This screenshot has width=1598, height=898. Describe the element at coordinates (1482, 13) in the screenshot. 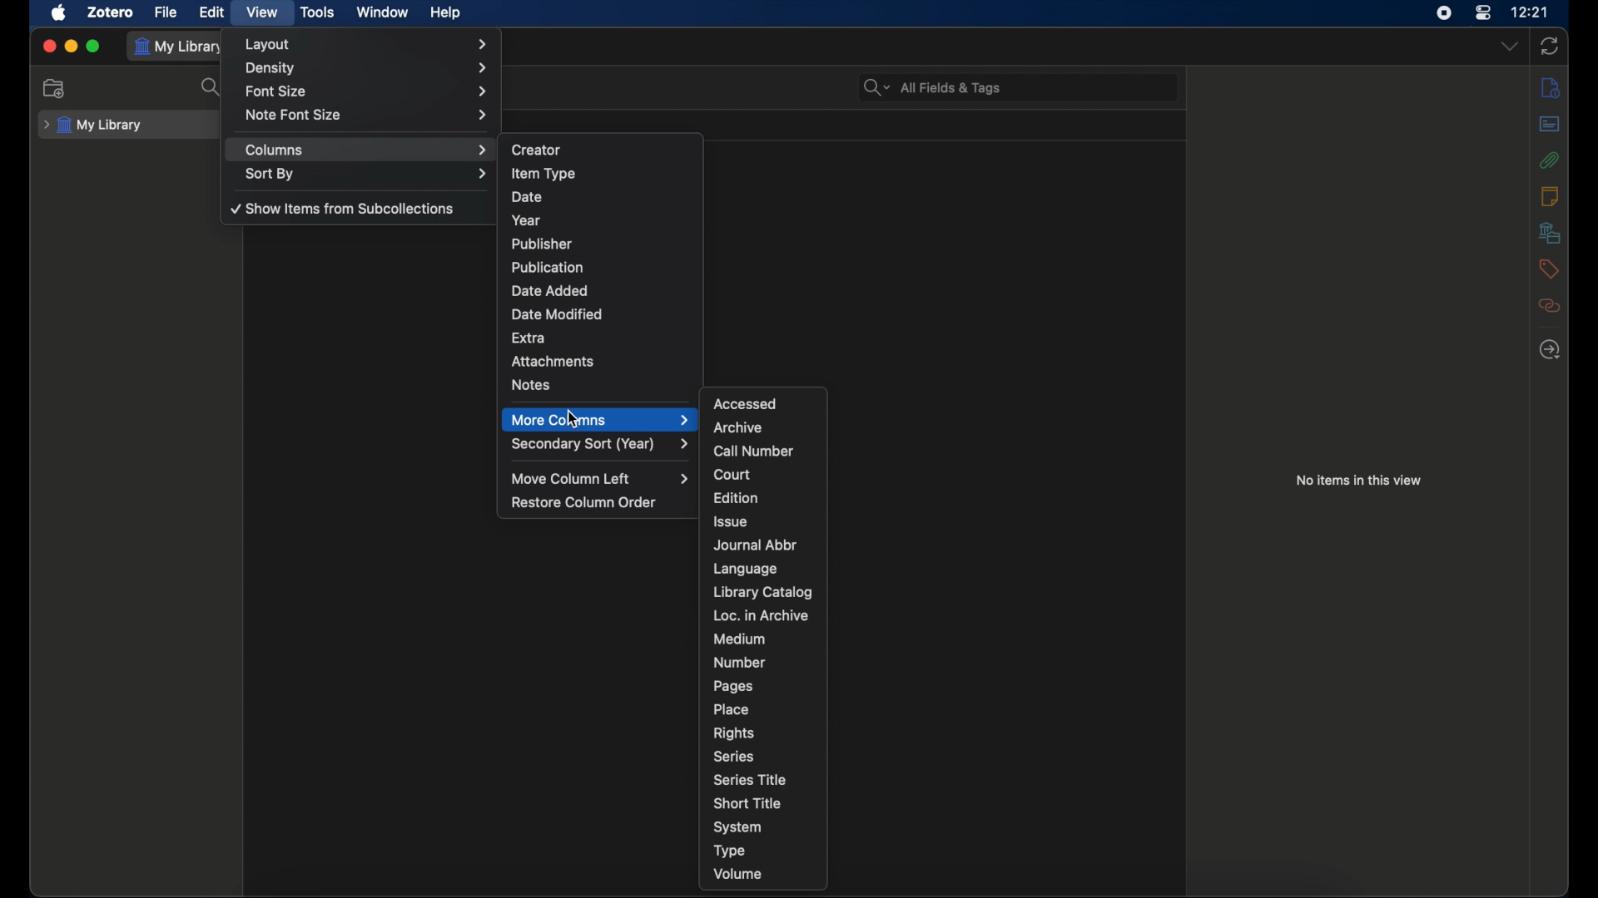

I see `control center` at that location.